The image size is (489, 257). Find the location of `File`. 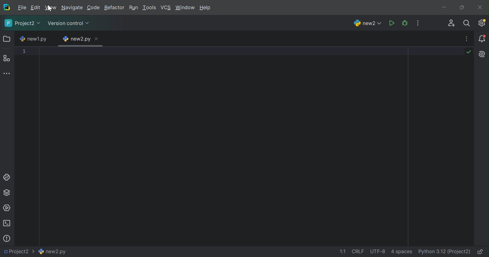

File is located at coordinates (21, 7).